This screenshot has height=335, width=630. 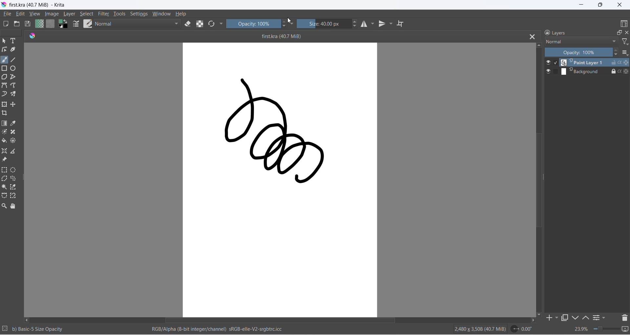 I want to click on Alpha locked, so click(x=626, y=71).